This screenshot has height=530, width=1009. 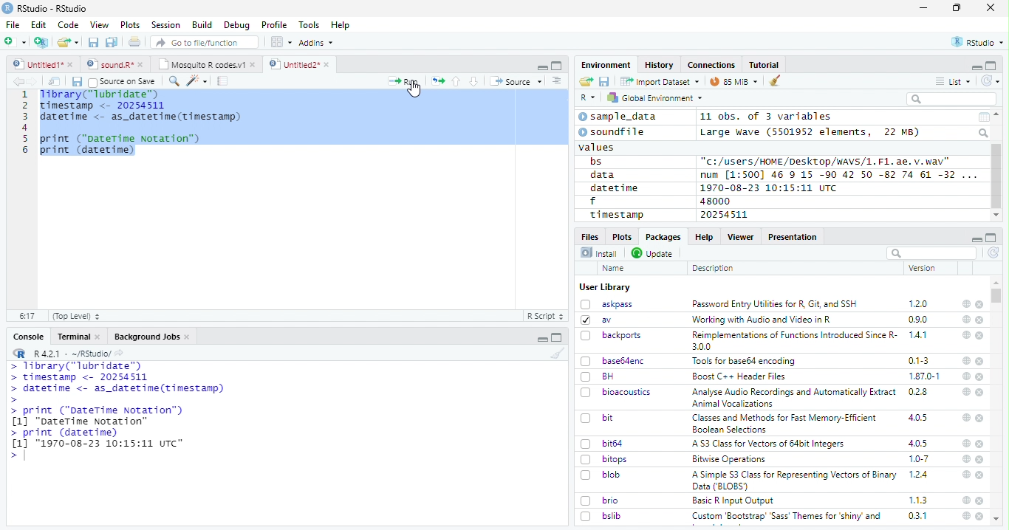 What do you see at coordinates (741, 236) in the screenshot?
I see `Viewer` at bounding box center [741, 236].